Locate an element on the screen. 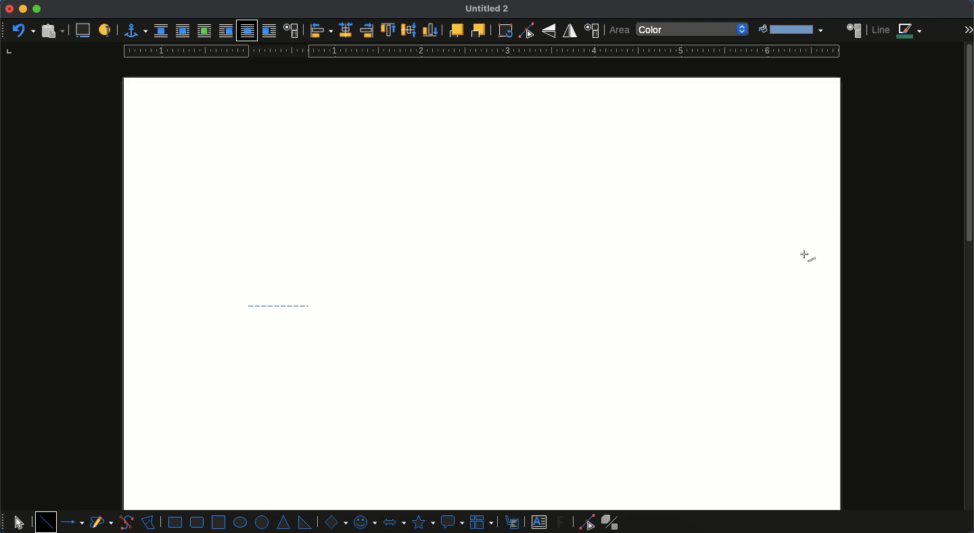 The width and height of the screenshot is (974, 533). close is located at coordinates (9, 9).